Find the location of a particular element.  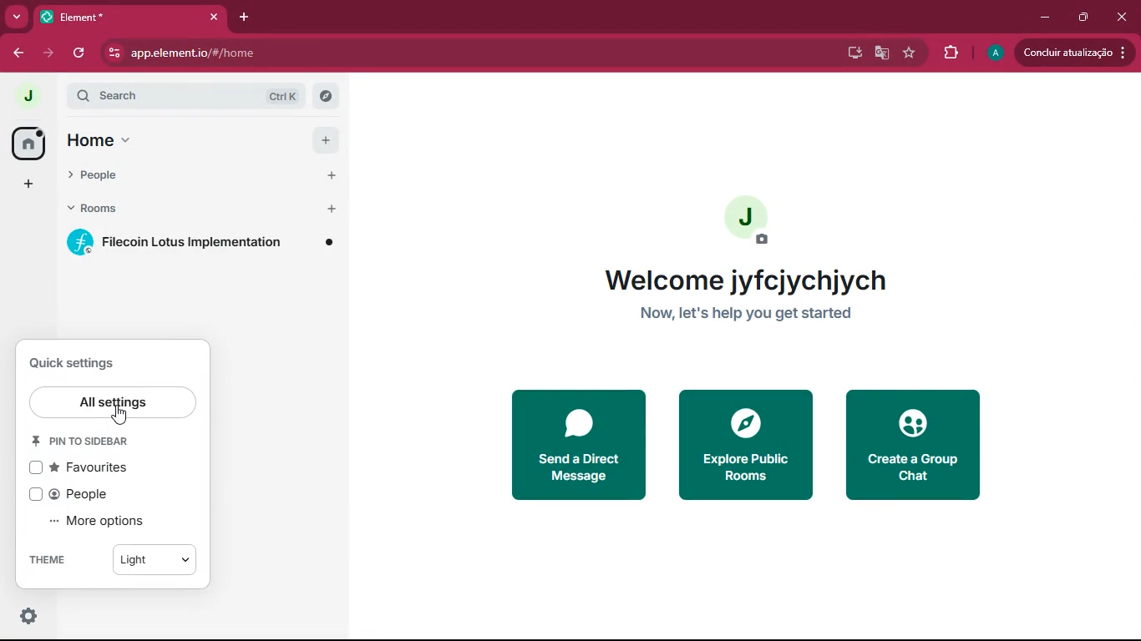

maximize is located at coordinates (1080, 18).